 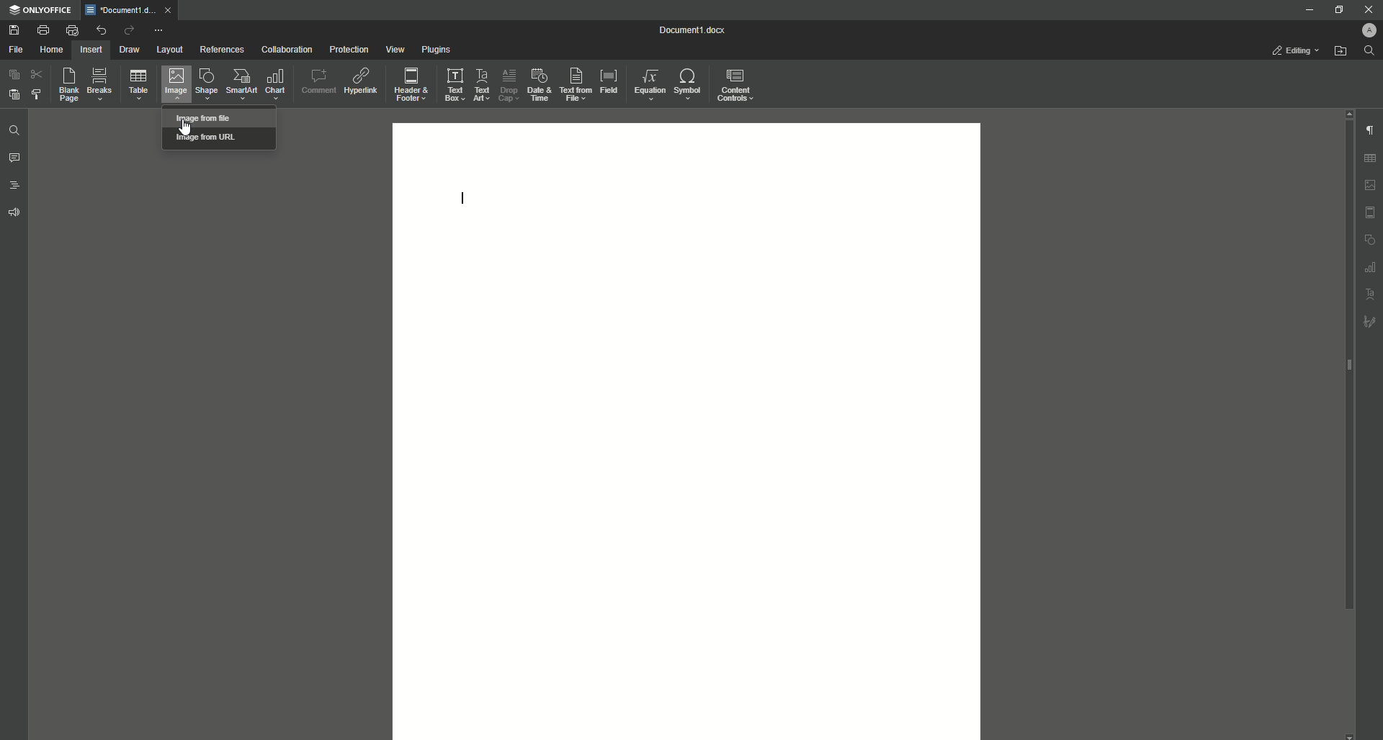 I want to click on Choose Styling, so click(x=37, y=95).